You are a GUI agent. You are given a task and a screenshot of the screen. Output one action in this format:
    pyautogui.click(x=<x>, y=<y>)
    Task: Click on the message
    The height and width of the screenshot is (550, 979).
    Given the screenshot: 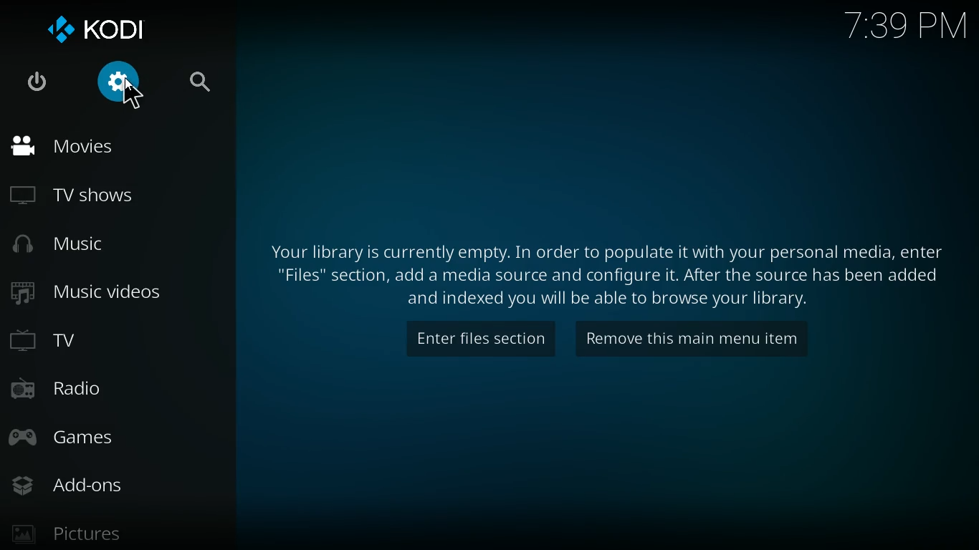 What is the action you would take?
    pyautogui.click(x=611, y=276)
    